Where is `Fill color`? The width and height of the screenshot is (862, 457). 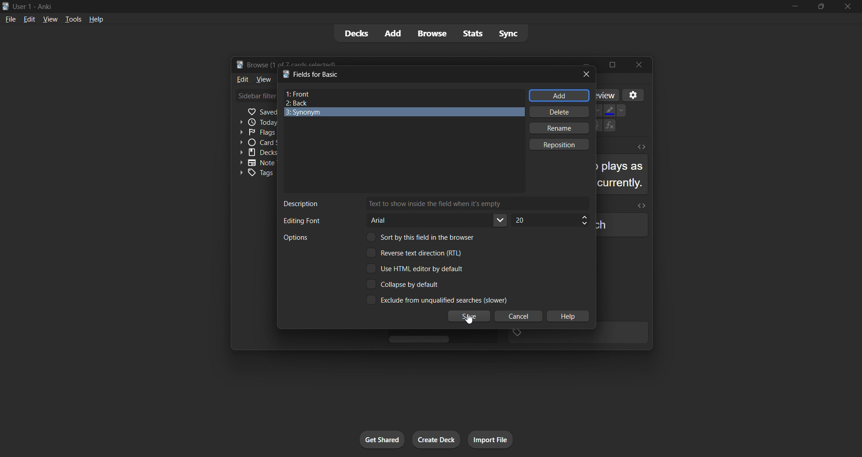
Fill color is located at coordinates (608, 110).